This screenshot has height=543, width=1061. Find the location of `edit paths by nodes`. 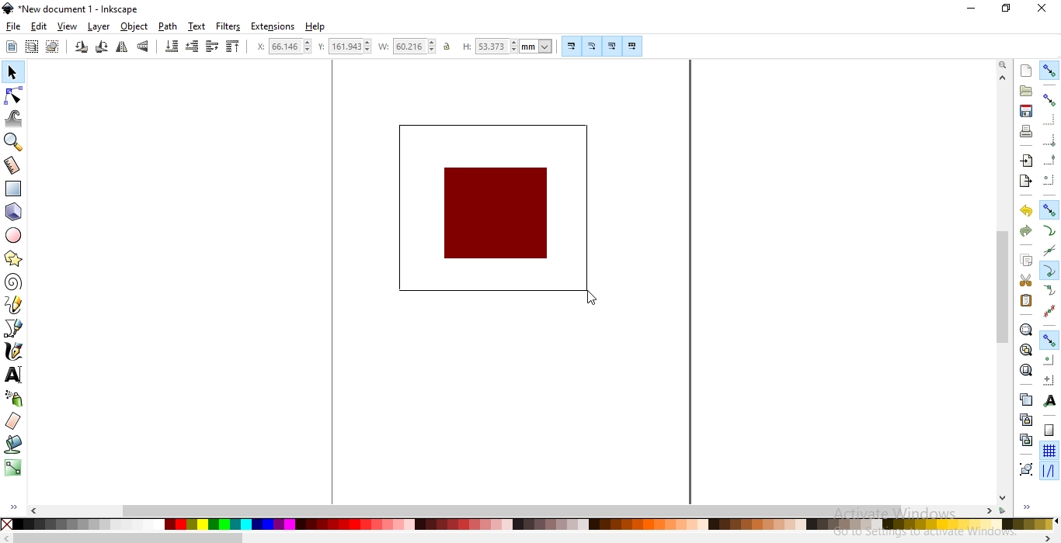

edit paths by nodes is located at coordinates (14, 95).